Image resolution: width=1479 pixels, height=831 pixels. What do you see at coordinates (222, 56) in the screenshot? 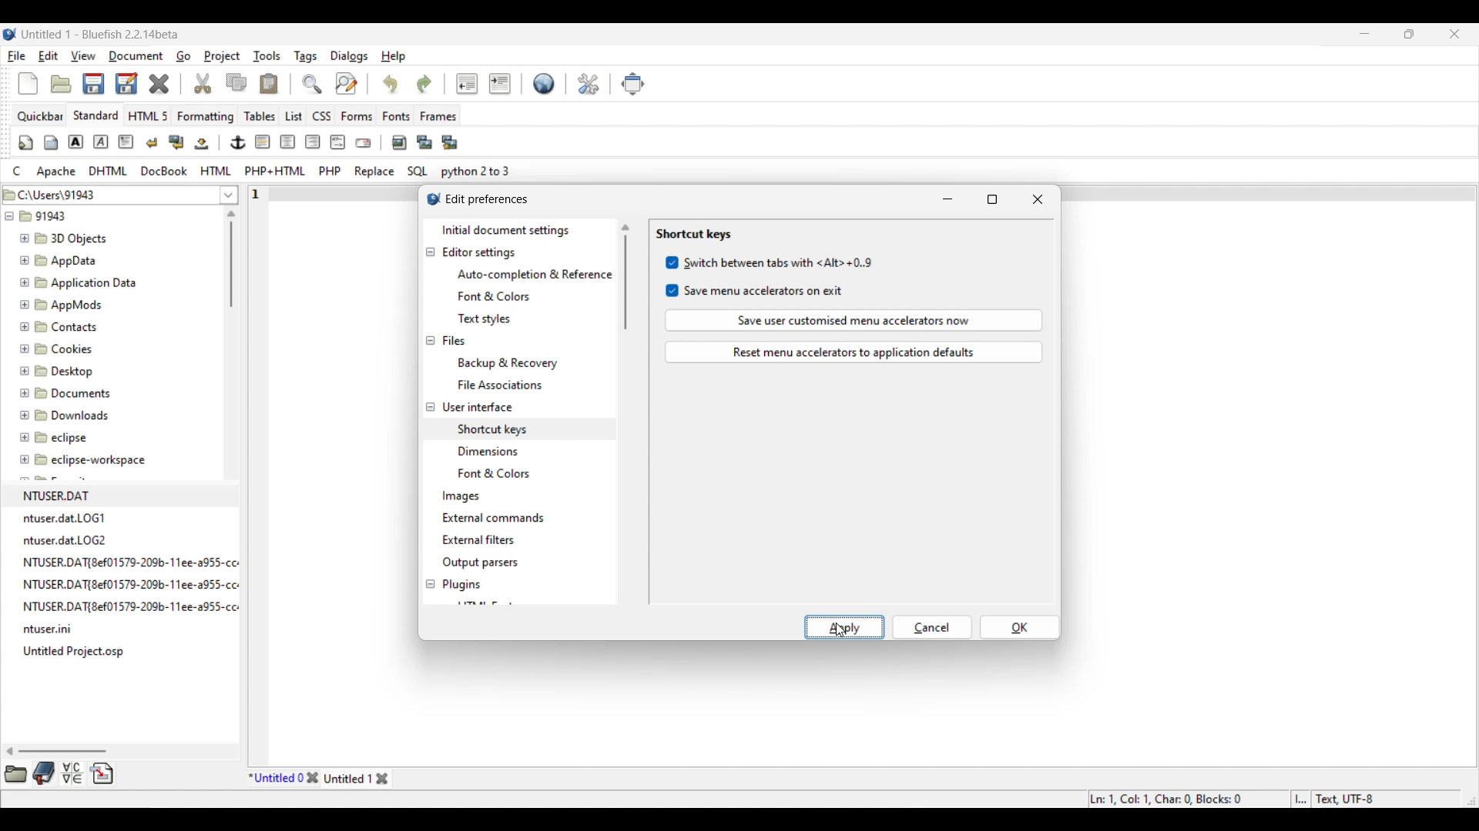
I see `Project menu` at bounding box center [222, 56].